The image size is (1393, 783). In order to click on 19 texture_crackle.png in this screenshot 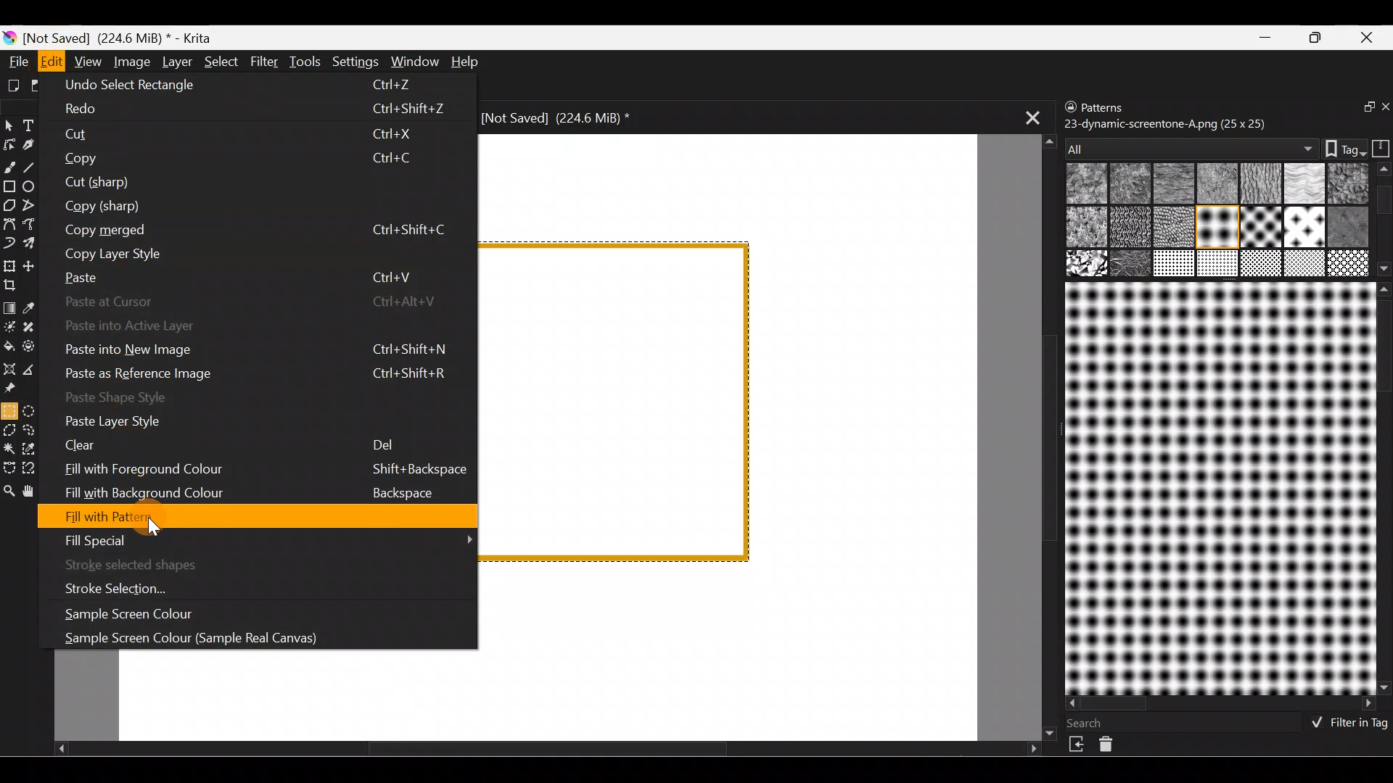, I will do `click(1304, 263)`.